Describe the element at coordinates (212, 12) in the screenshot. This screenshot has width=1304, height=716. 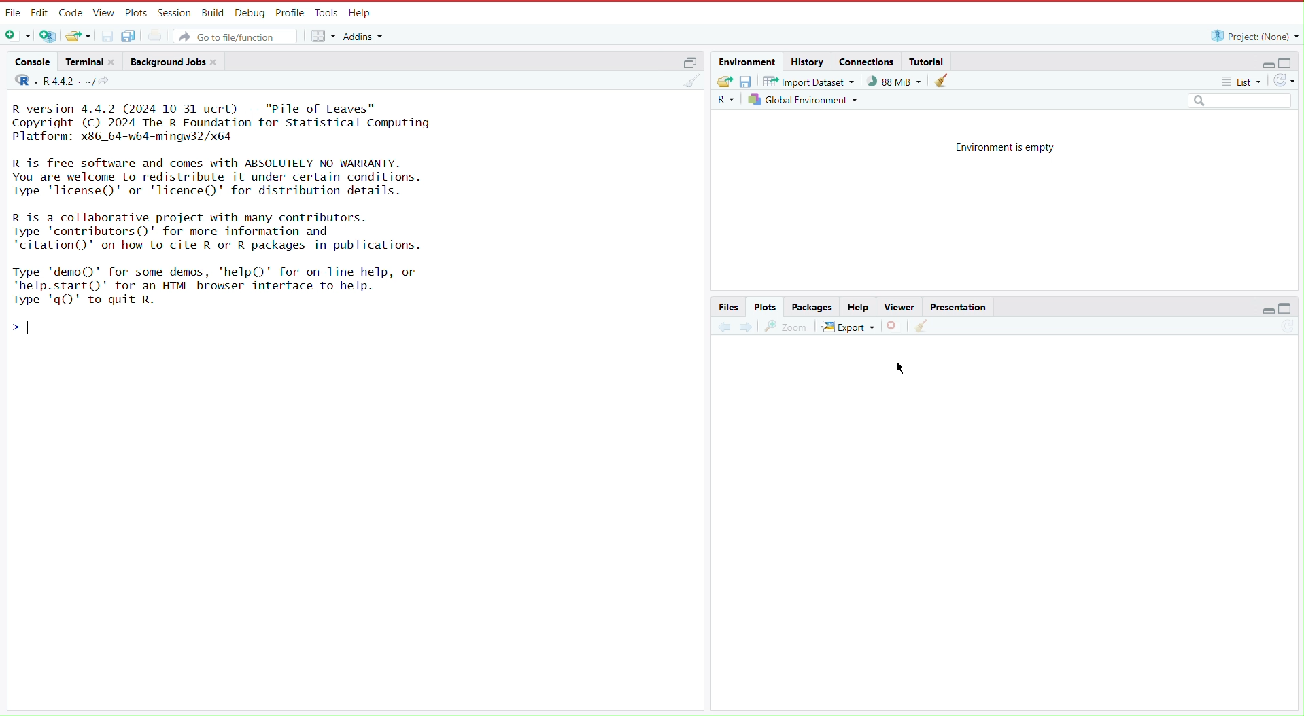
I see `Build` at that location.